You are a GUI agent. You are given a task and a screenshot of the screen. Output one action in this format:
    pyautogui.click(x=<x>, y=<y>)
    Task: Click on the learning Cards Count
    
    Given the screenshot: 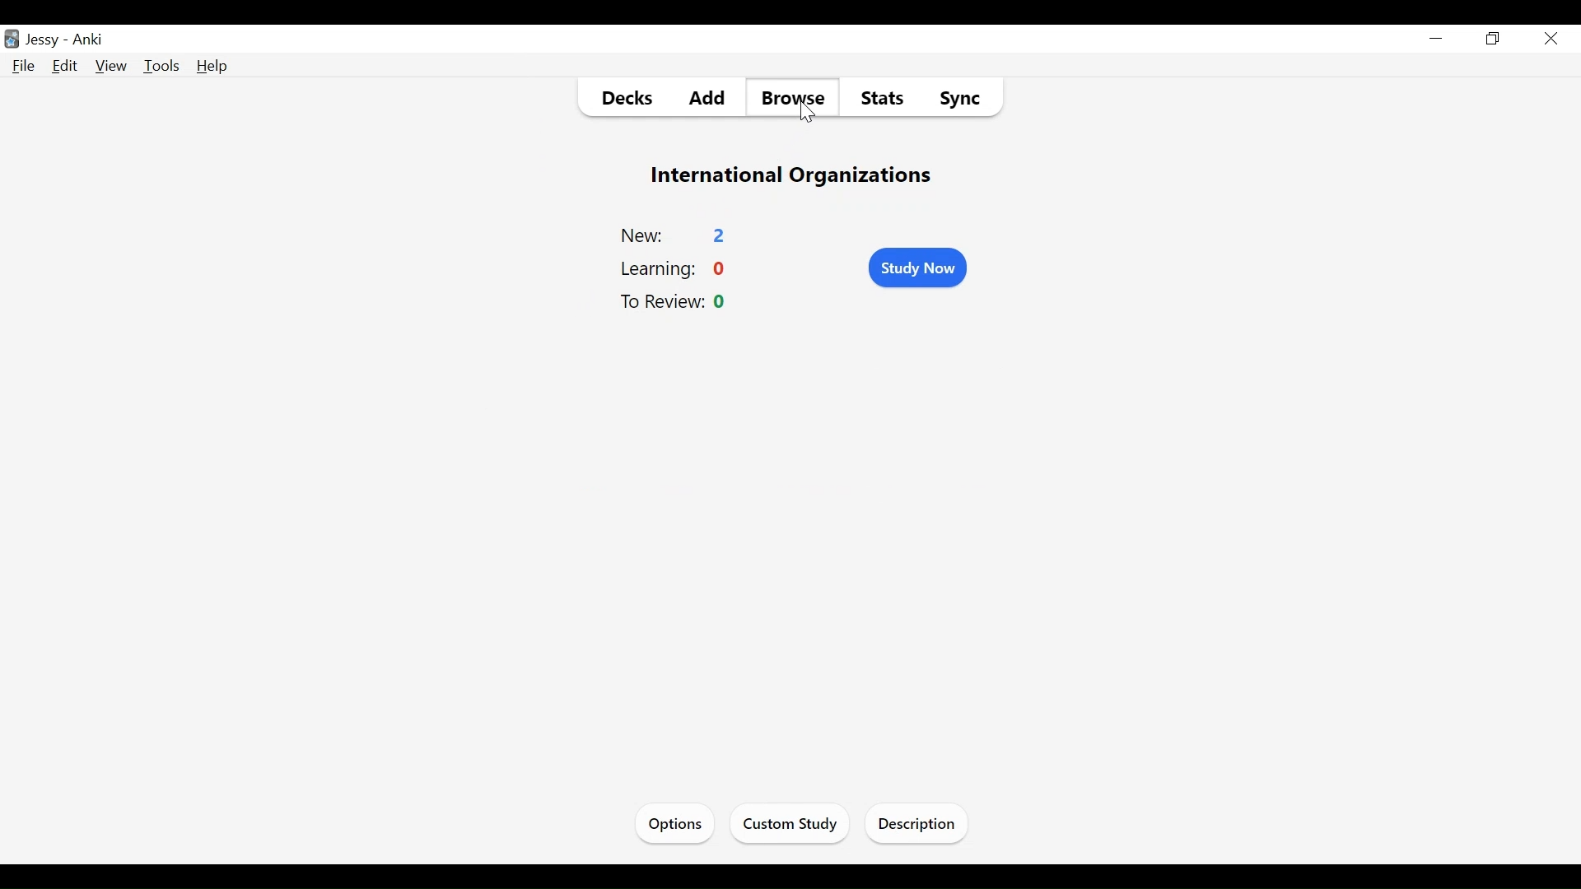 What is the action you would take?
    pyautogui.click(x=676, y=271)
    